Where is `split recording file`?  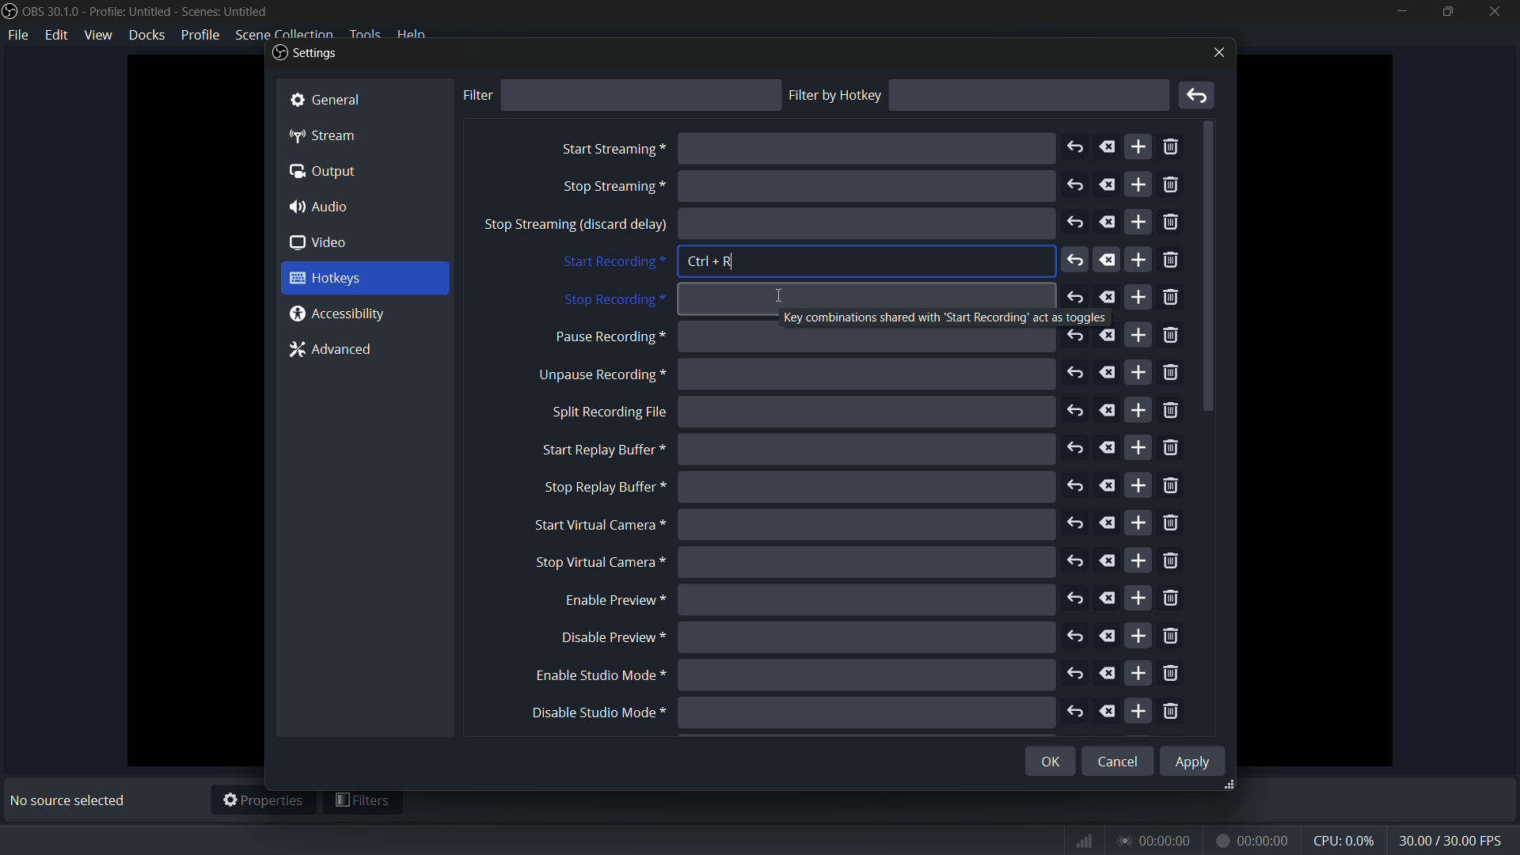 split recording file is located at coordinates (609, 412).